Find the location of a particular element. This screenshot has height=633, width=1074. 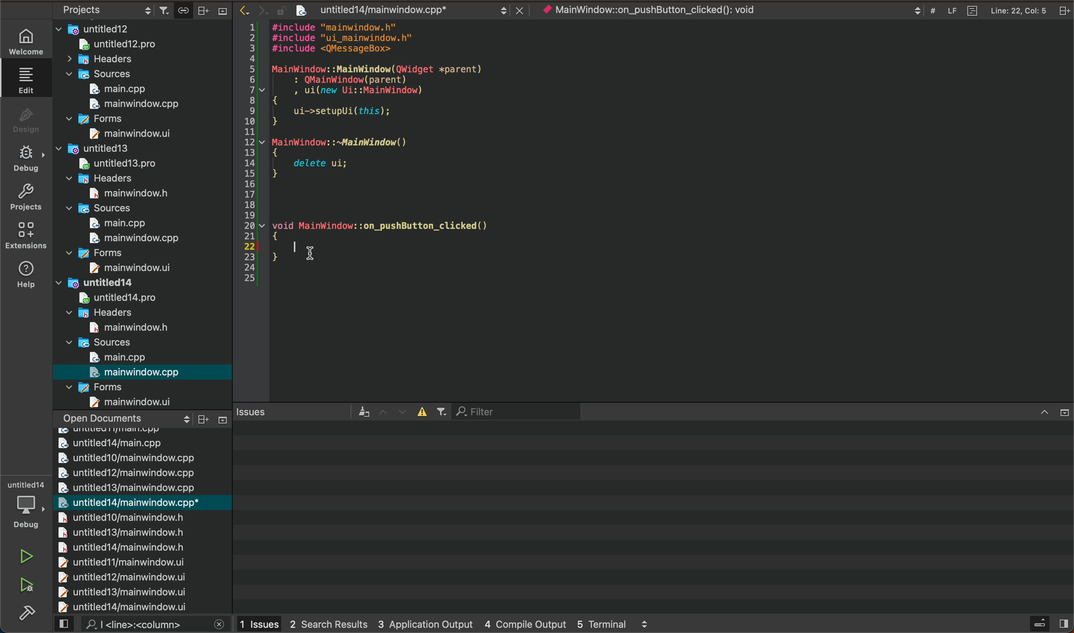

DE is located at coordinates (24, 160).